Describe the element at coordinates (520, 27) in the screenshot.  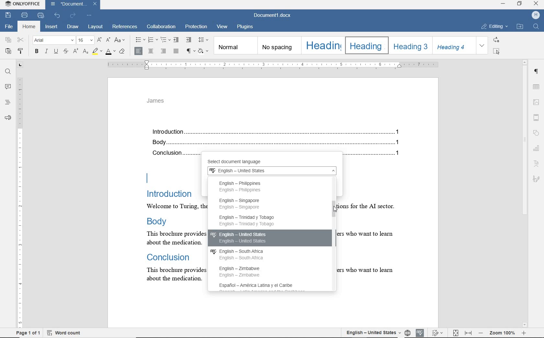
I see `OPEN FILE LOCATION` at that location.